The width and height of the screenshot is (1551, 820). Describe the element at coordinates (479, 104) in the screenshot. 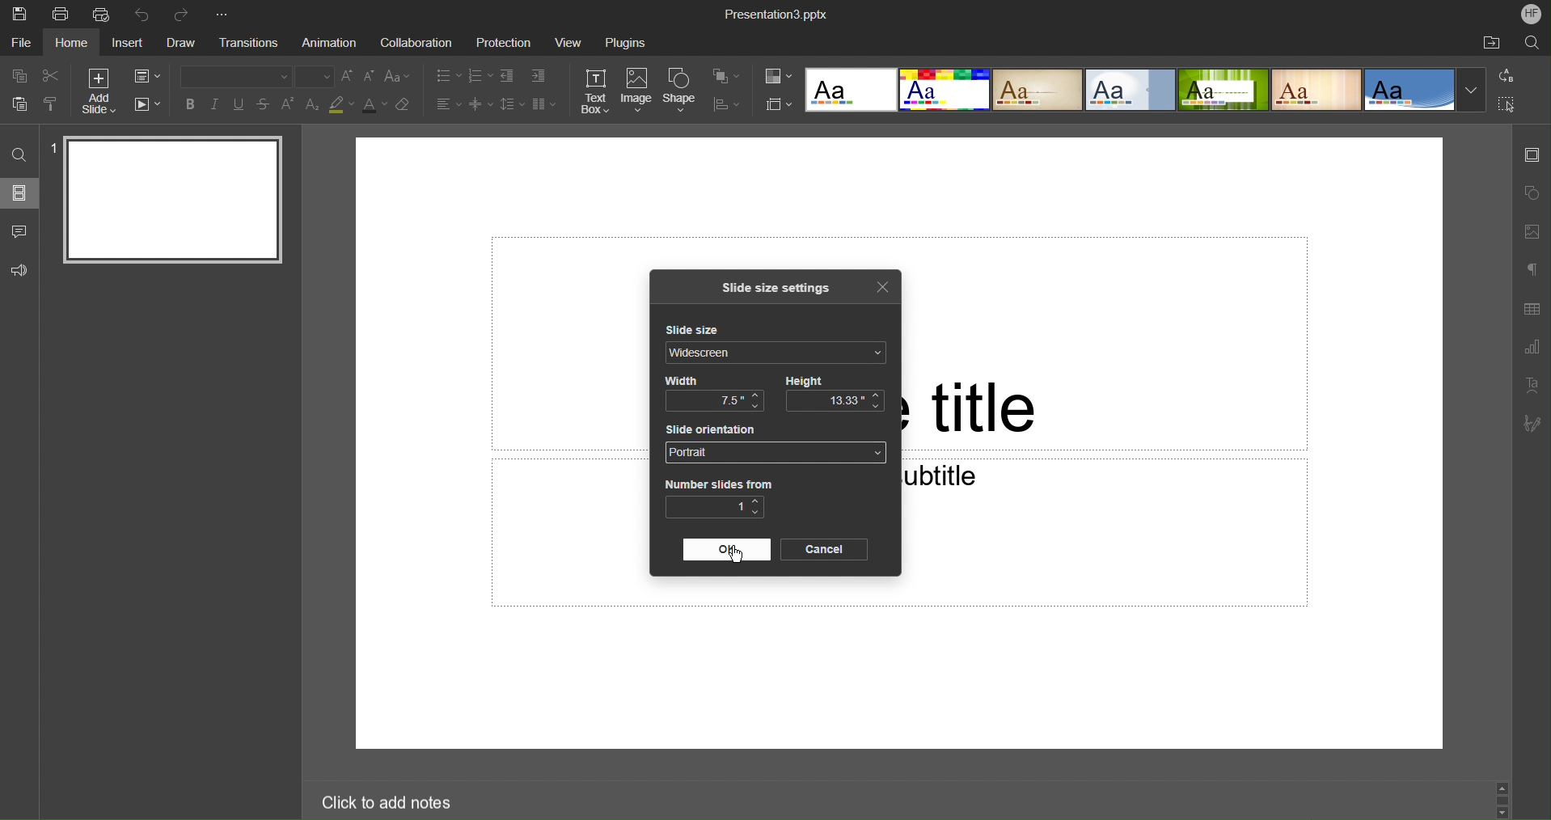

I see `Decrease Spacing` at that location.